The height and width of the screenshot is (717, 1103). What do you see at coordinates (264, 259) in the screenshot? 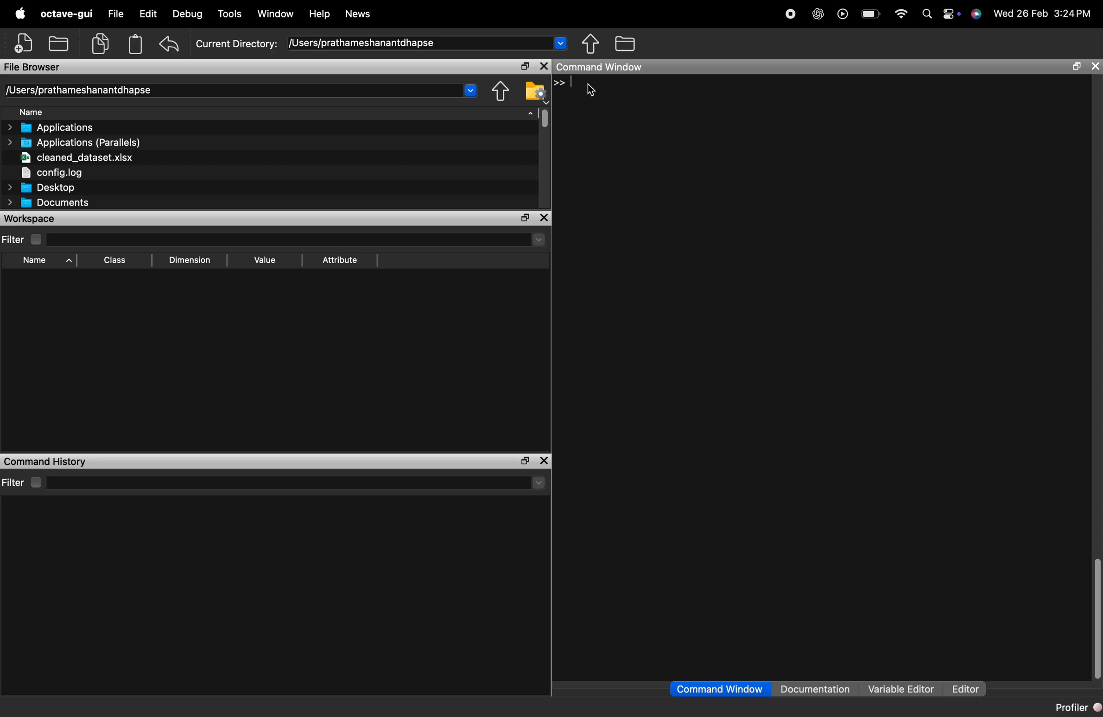
I see `Value` at bounding box center [264, 259].